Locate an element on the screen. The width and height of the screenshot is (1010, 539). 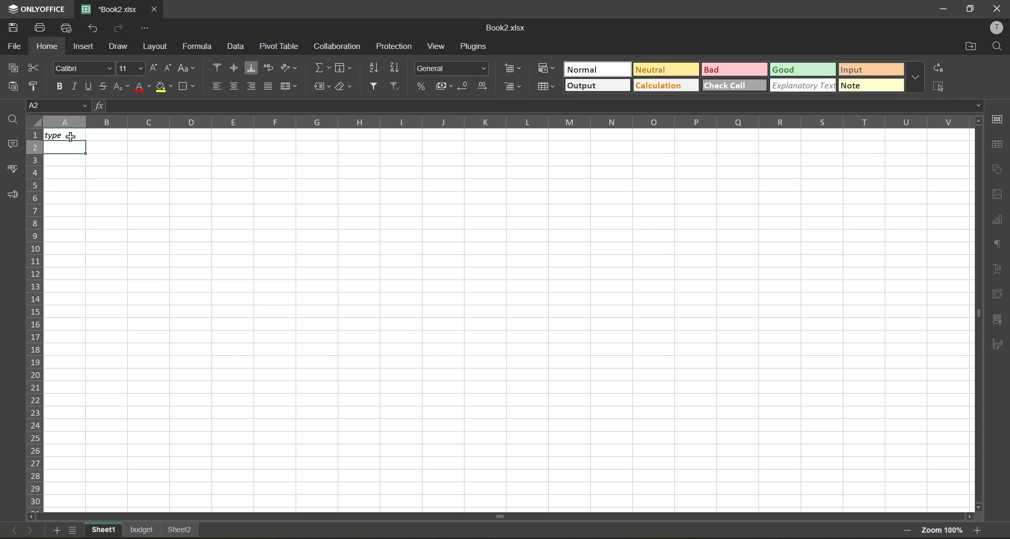
view is located at coordinates (438, 46).